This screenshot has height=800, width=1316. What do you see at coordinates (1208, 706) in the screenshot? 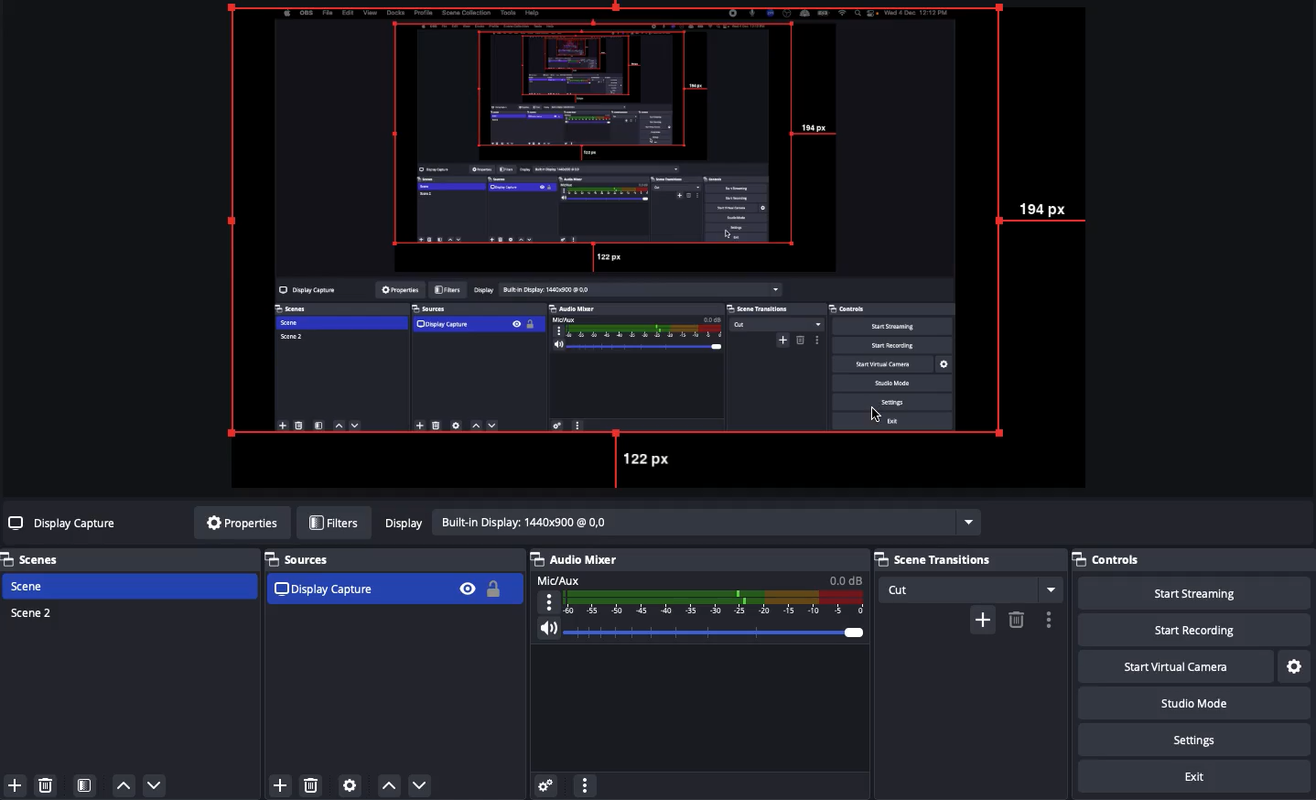
I see `Studio mode` at bounding box center [1208, 706].